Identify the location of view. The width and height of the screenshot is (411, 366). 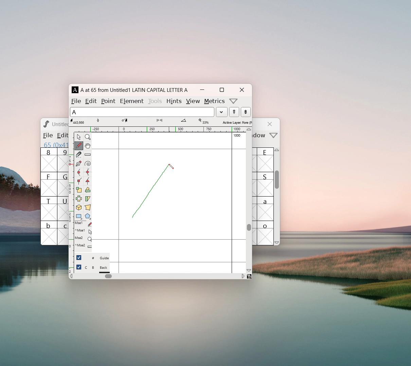
(193, 101).